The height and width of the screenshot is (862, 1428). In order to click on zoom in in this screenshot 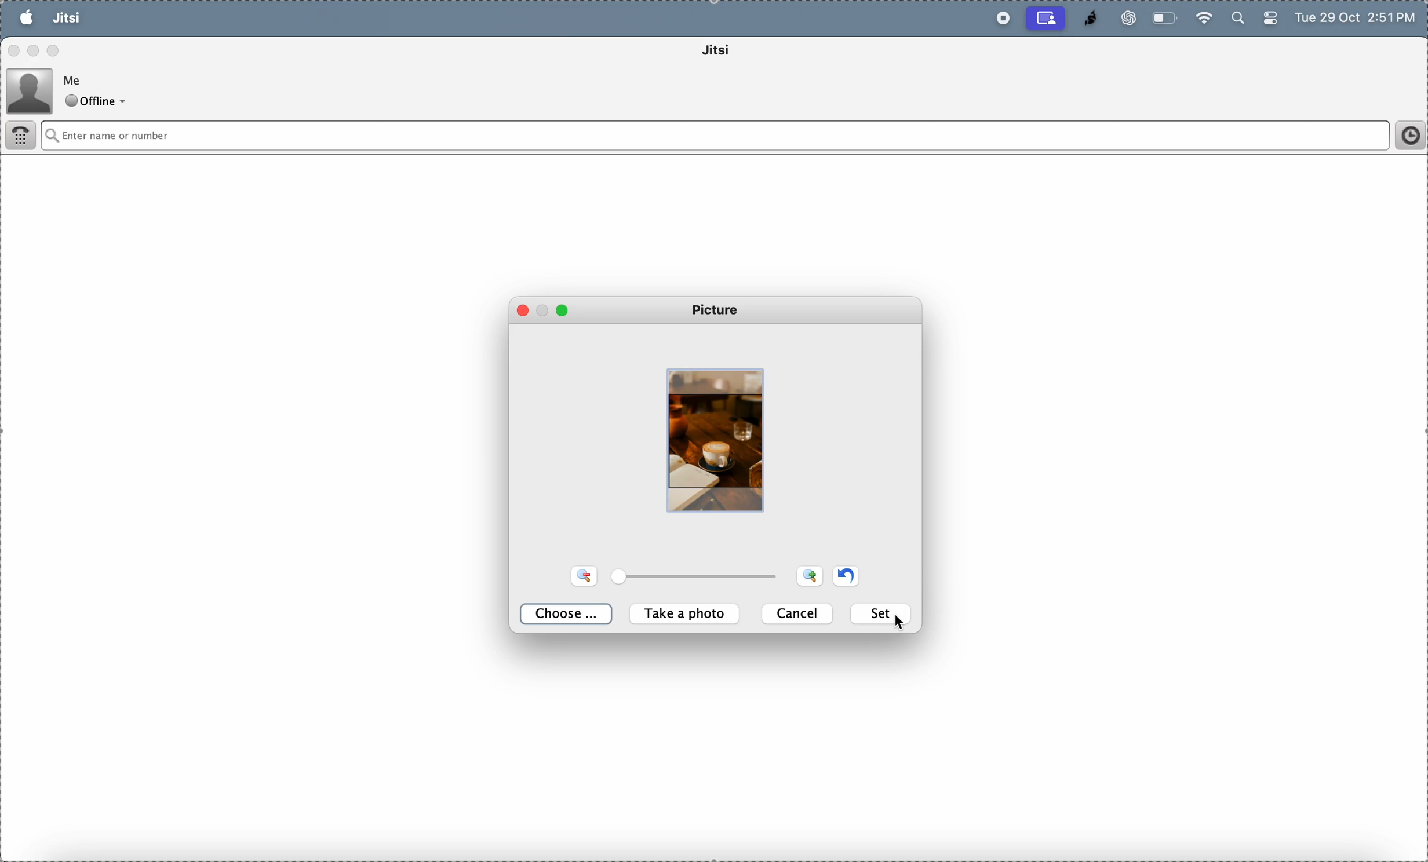, I will do `click(586, 575)`.